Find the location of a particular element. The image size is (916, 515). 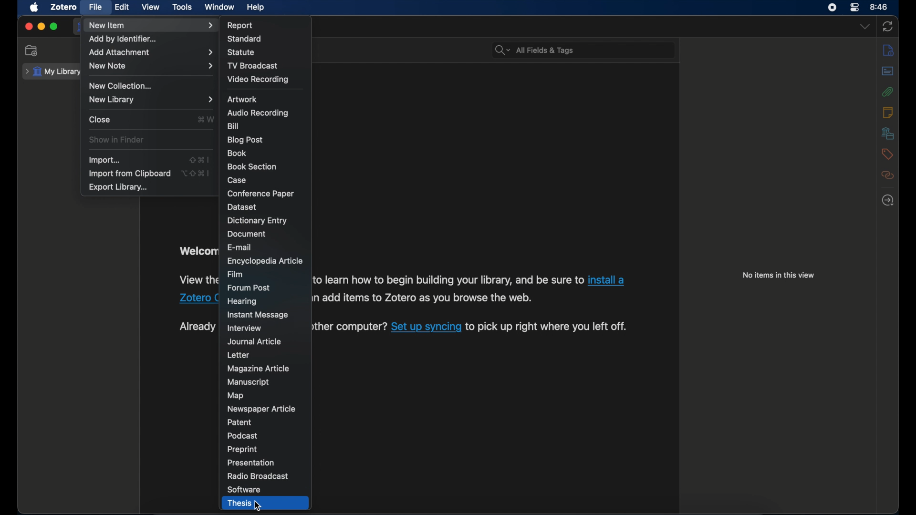

search dropdown is located at coordinates (500, 50).